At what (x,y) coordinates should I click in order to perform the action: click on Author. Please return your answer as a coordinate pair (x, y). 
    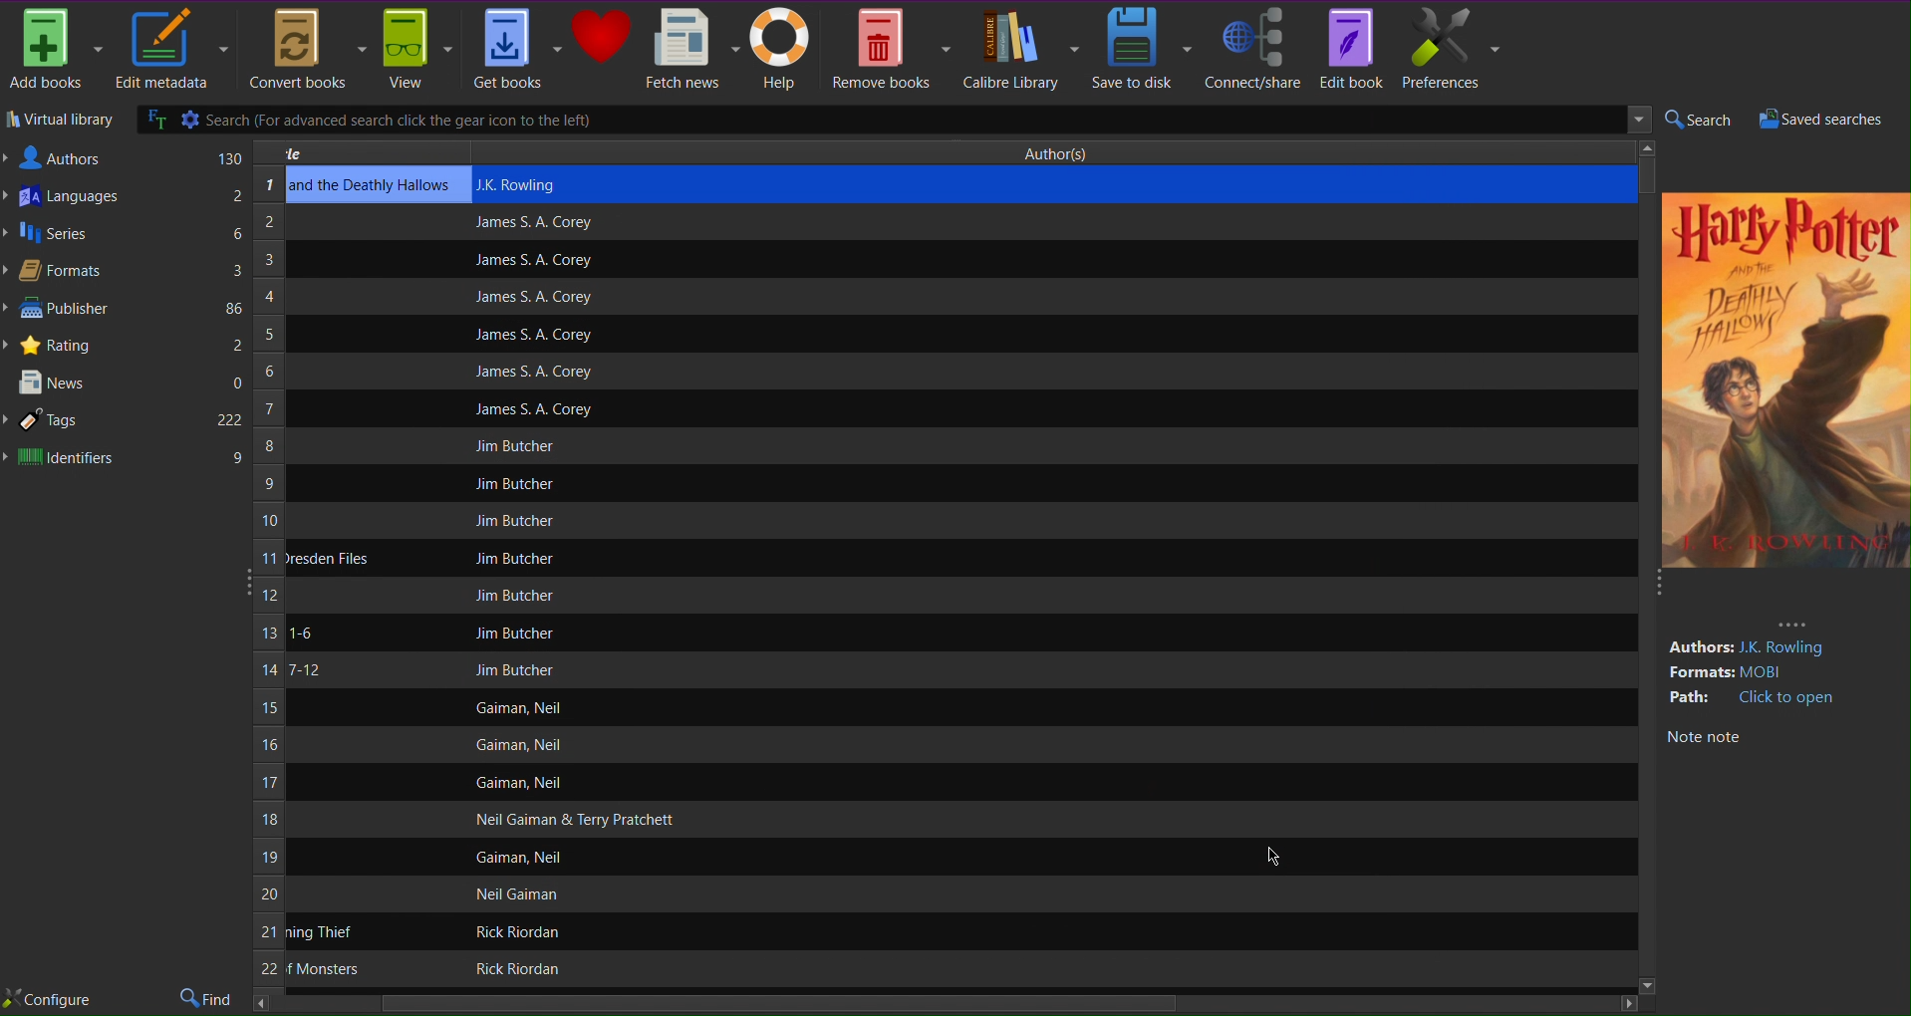
    Looking at the image, I should click on (1063, 150).